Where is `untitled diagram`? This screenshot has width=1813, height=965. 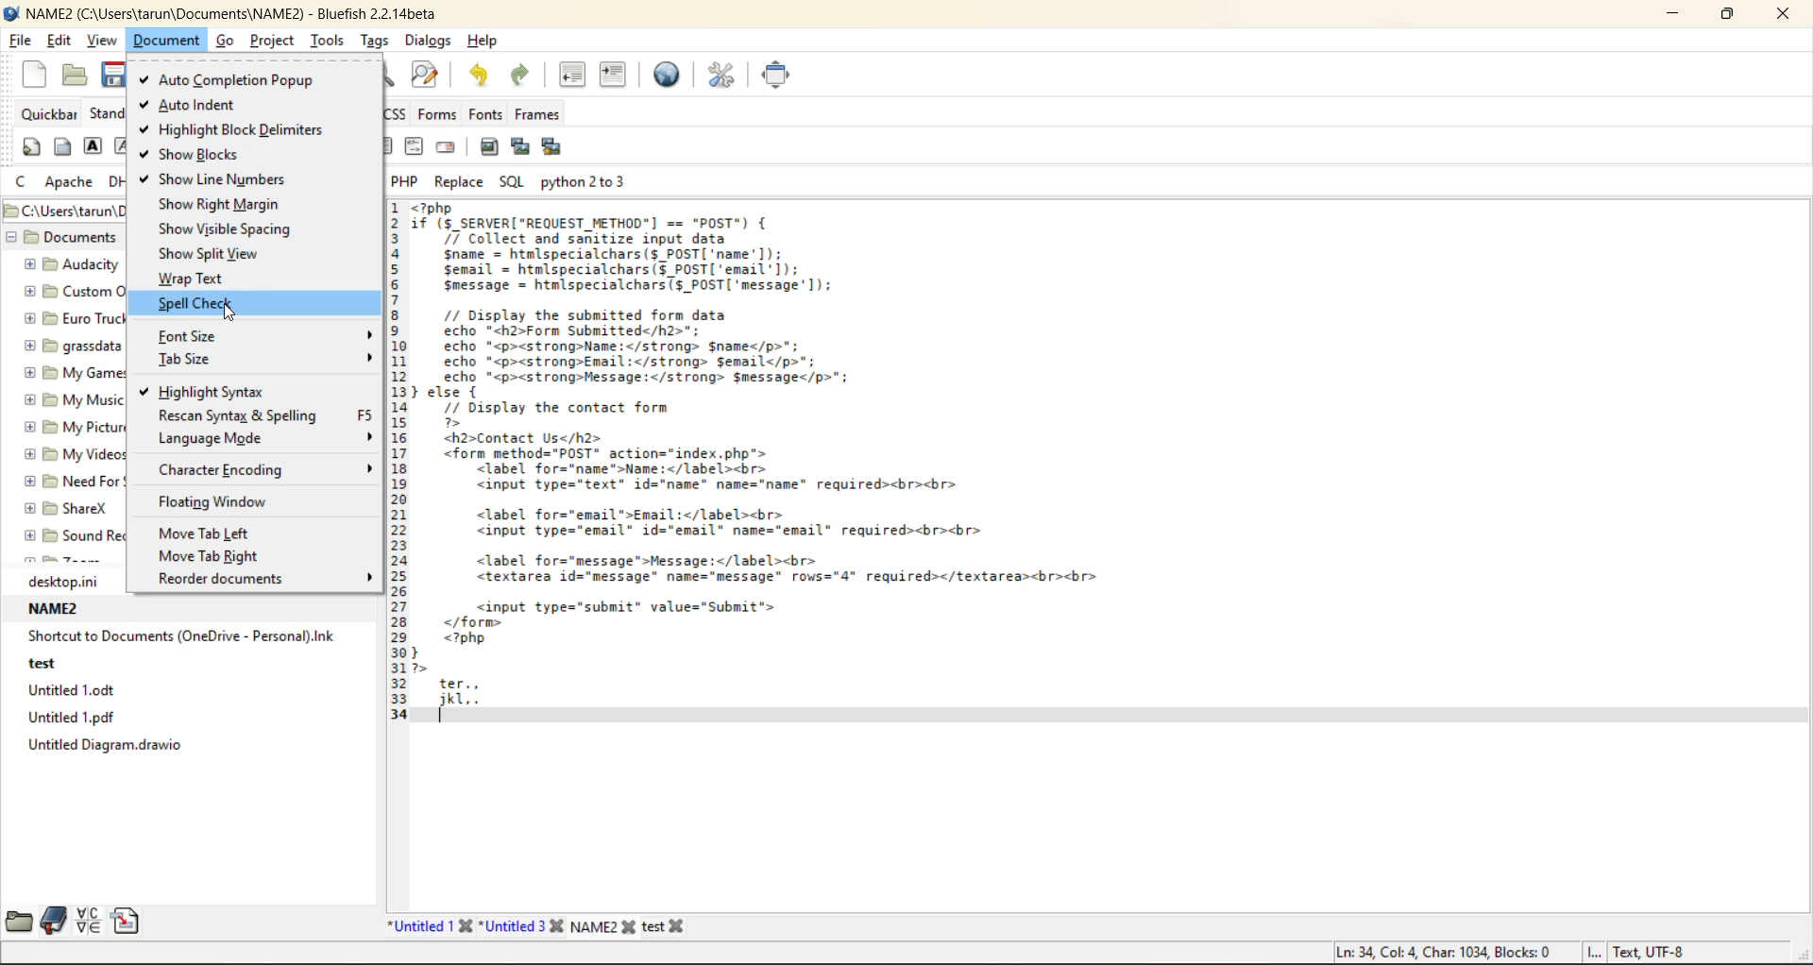 untitled diagram is located at coordinates (102, 744).